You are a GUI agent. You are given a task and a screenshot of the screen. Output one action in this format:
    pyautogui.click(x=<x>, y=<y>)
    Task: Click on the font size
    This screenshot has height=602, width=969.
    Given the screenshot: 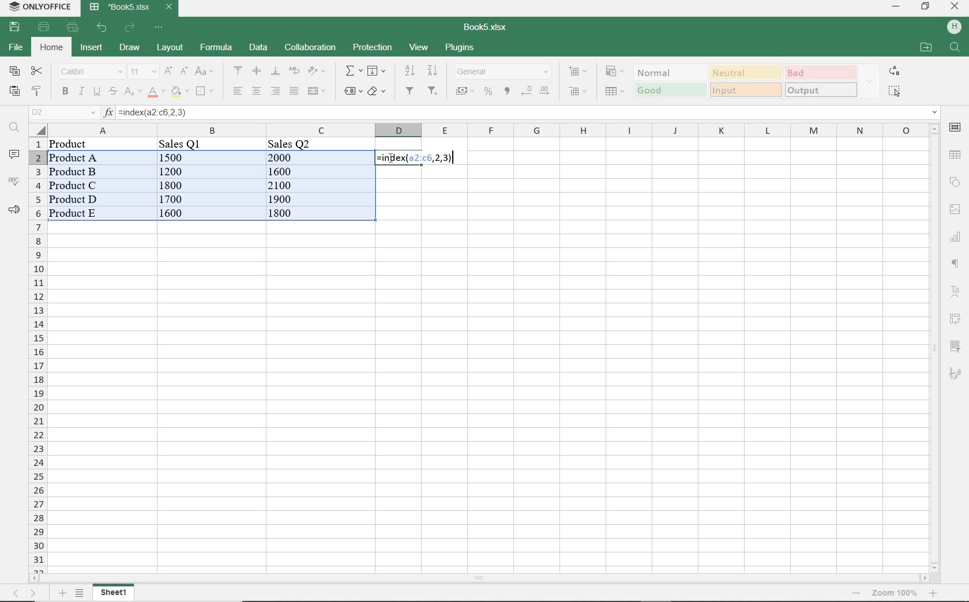 What is the action you would take?
    pyautogui.click(x=142, y=72)
    